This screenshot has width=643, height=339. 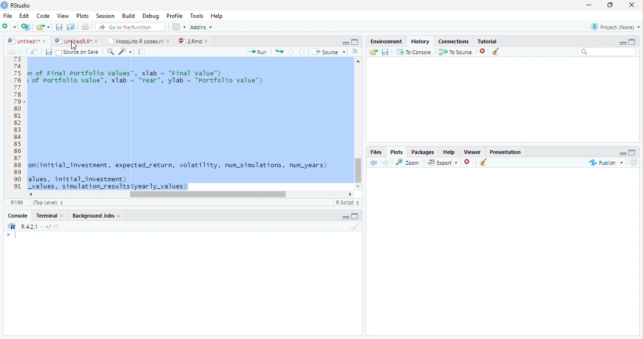 I want to click on To Source, so click(x=455, y=52).